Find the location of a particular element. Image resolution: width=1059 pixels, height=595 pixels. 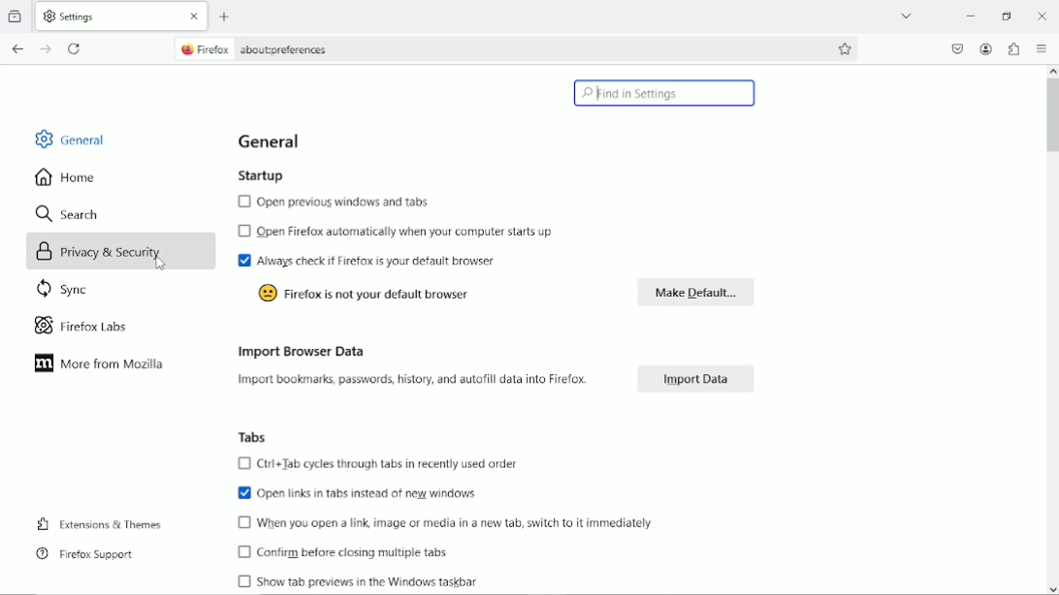

close is located at coordinates (196, 16).